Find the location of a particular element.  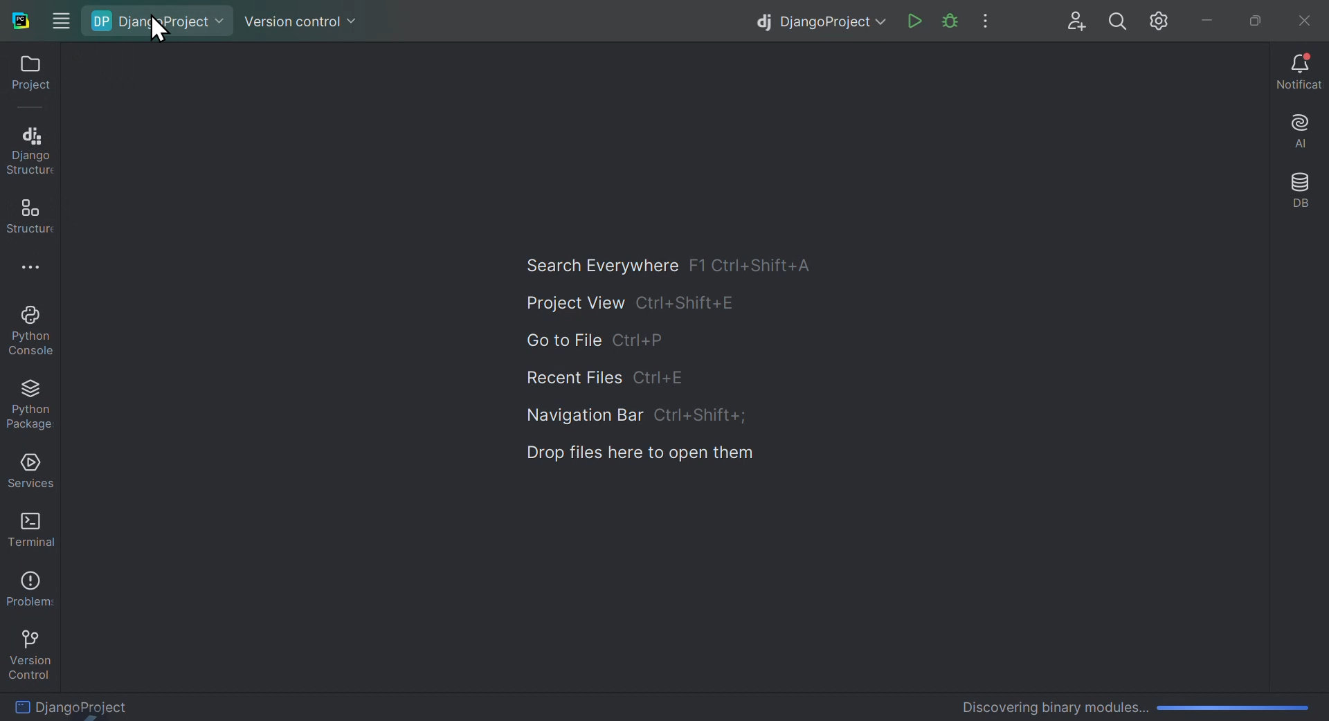

shortcut is located at coordinates (662, 380).